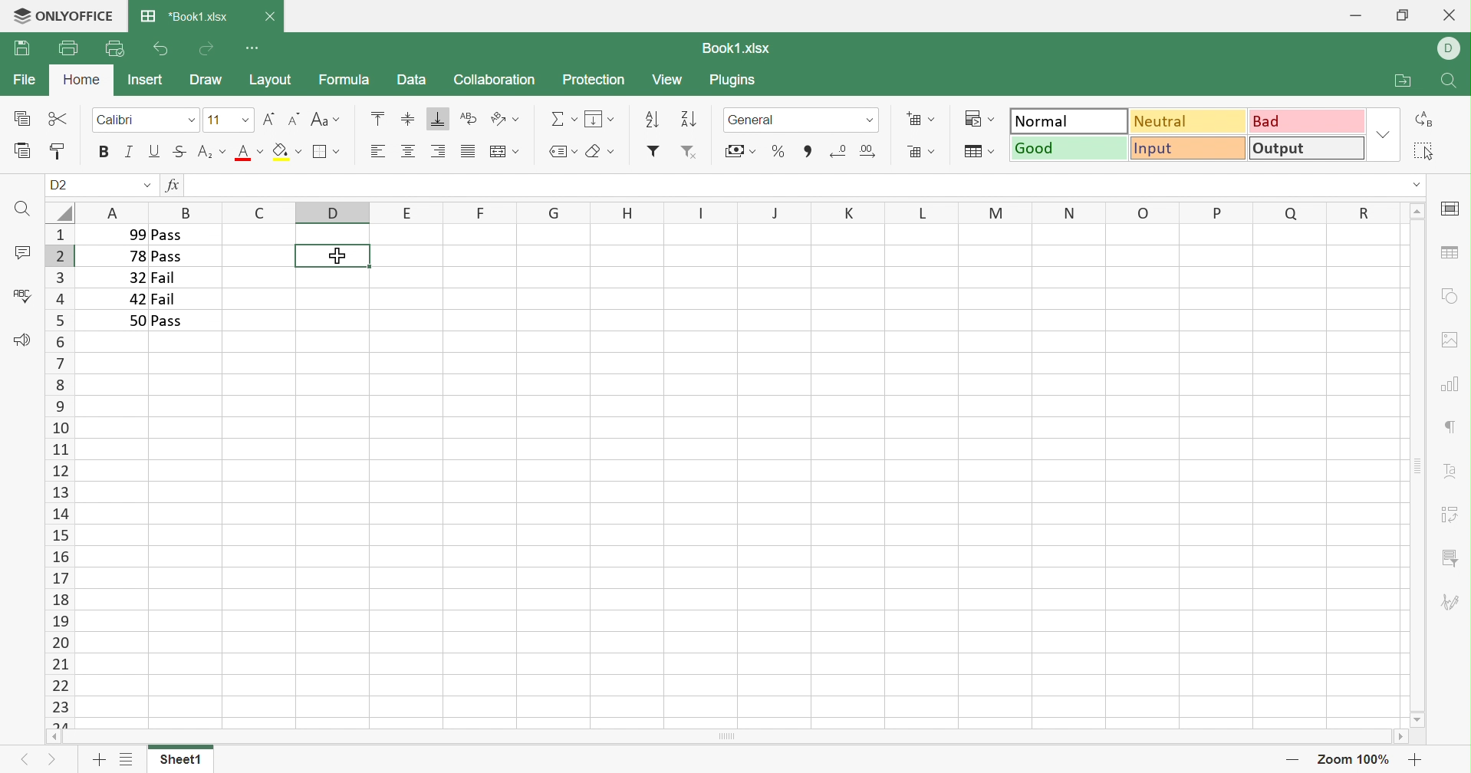 This screenshot has height=773, width=1471. Describe the element at coordinates (690, 119) in the screenshot. I see `Sort descending` at that location.